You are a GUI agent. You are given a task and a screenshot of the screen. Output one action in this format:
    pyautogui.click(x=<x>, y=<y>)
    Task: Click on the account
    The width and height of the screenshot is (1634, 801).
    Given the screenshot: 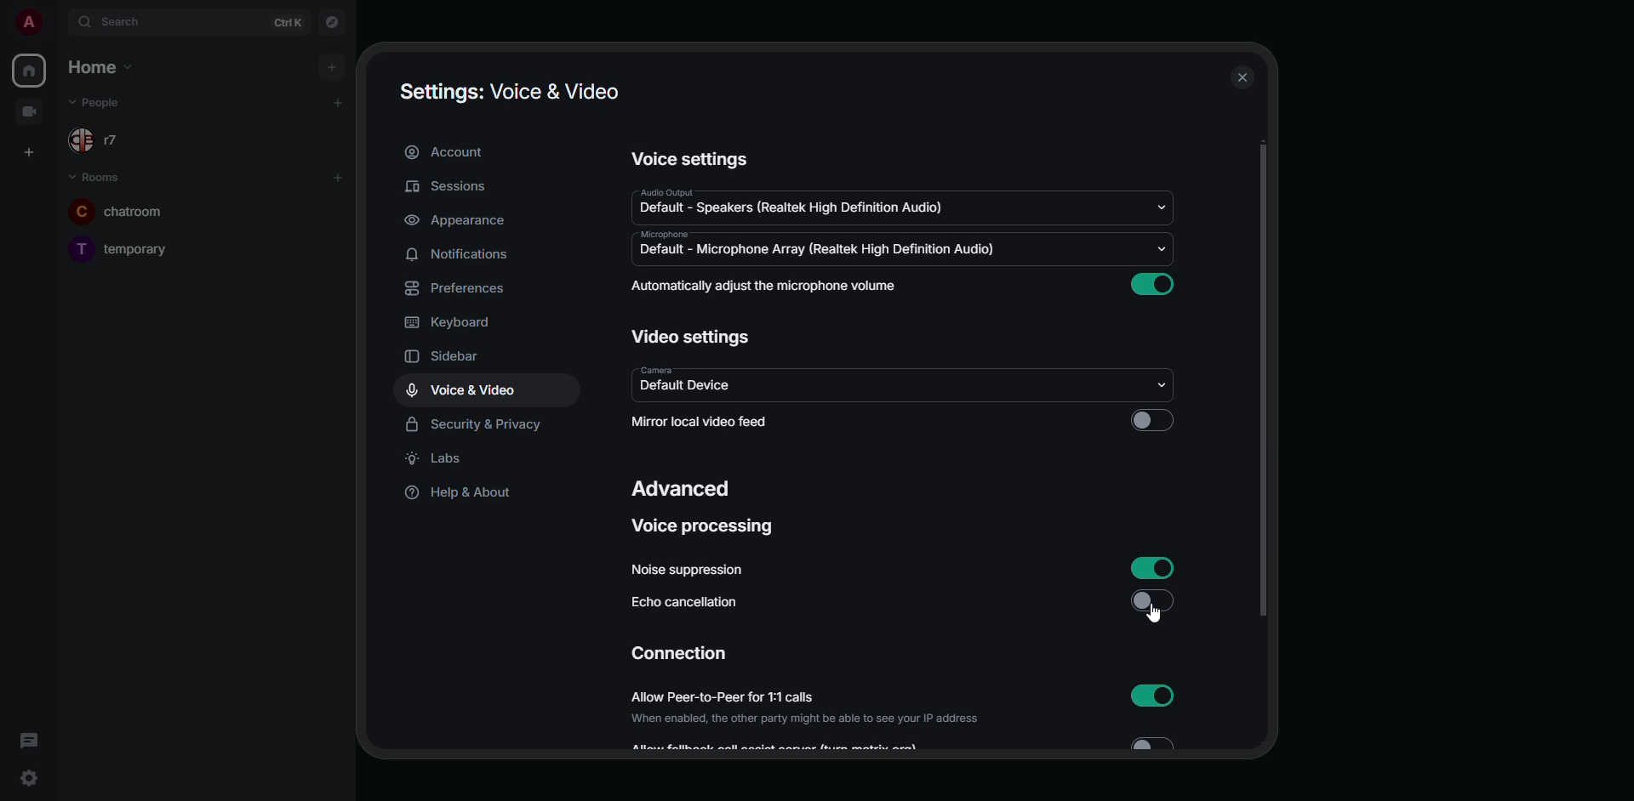 What is the action you would take?
    pyautogui.click(x=453, y=153)
    